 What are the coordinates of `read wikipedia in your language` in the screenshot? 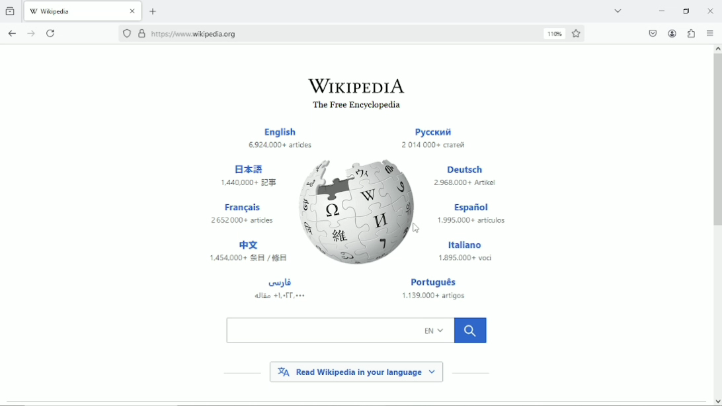 It's located at (356, 371).